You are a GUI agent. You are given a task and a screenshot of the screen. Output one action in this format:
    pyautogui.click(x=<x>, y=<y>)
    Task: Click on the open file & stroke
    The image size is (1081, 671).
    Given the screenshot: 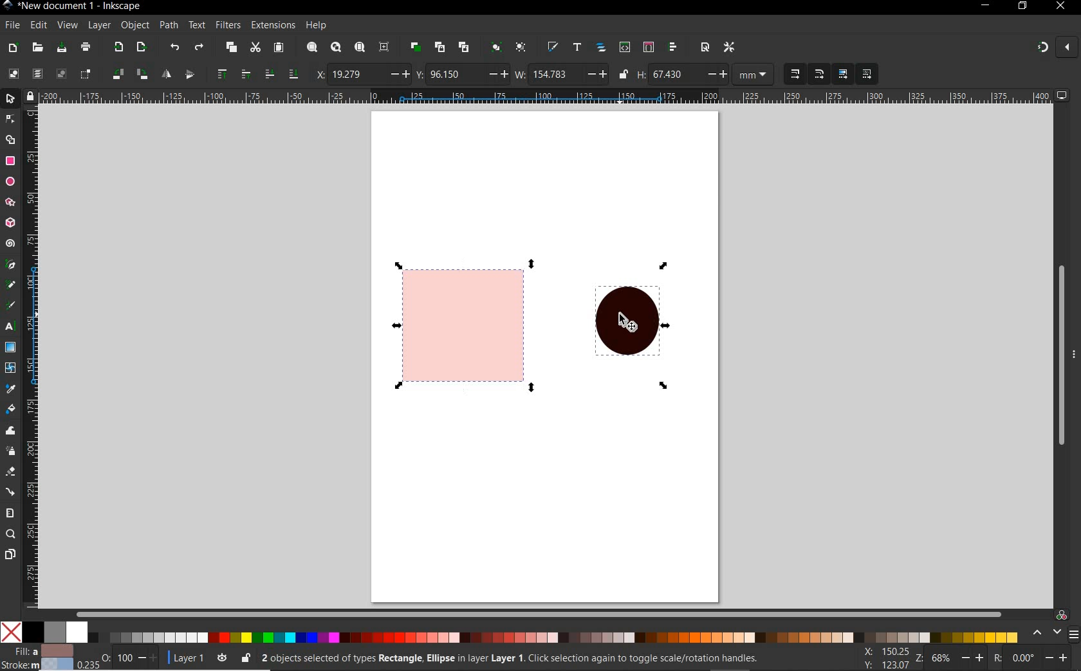 What is the action you would take?
    pyautogui.click(x=553, y=46)
    